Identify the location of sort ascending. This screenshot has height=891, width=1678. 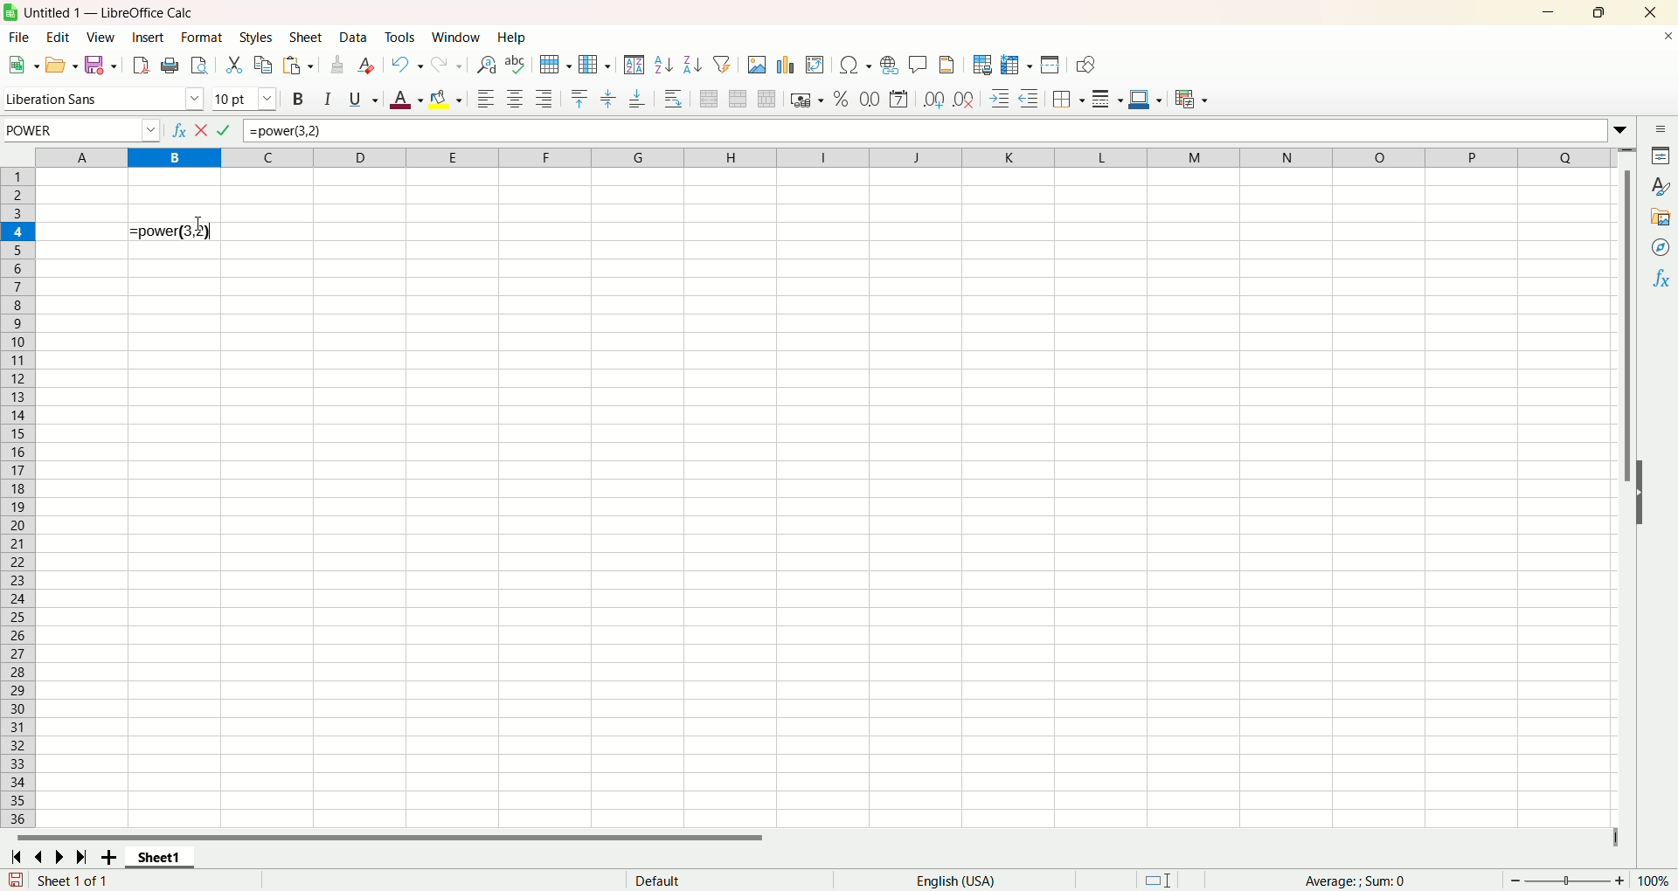
(664, 66).